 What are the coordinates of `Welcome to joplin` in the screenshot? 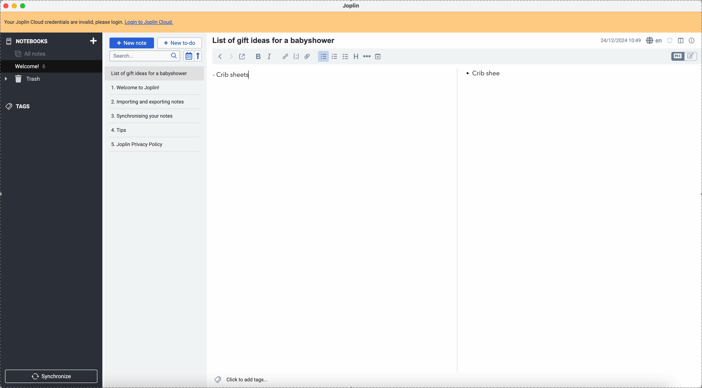 It's located at (148, 89).